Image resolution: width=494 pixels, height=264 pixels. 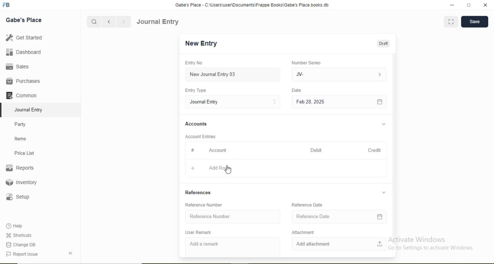 I want to click on Logo, so click(x=7, y=5).